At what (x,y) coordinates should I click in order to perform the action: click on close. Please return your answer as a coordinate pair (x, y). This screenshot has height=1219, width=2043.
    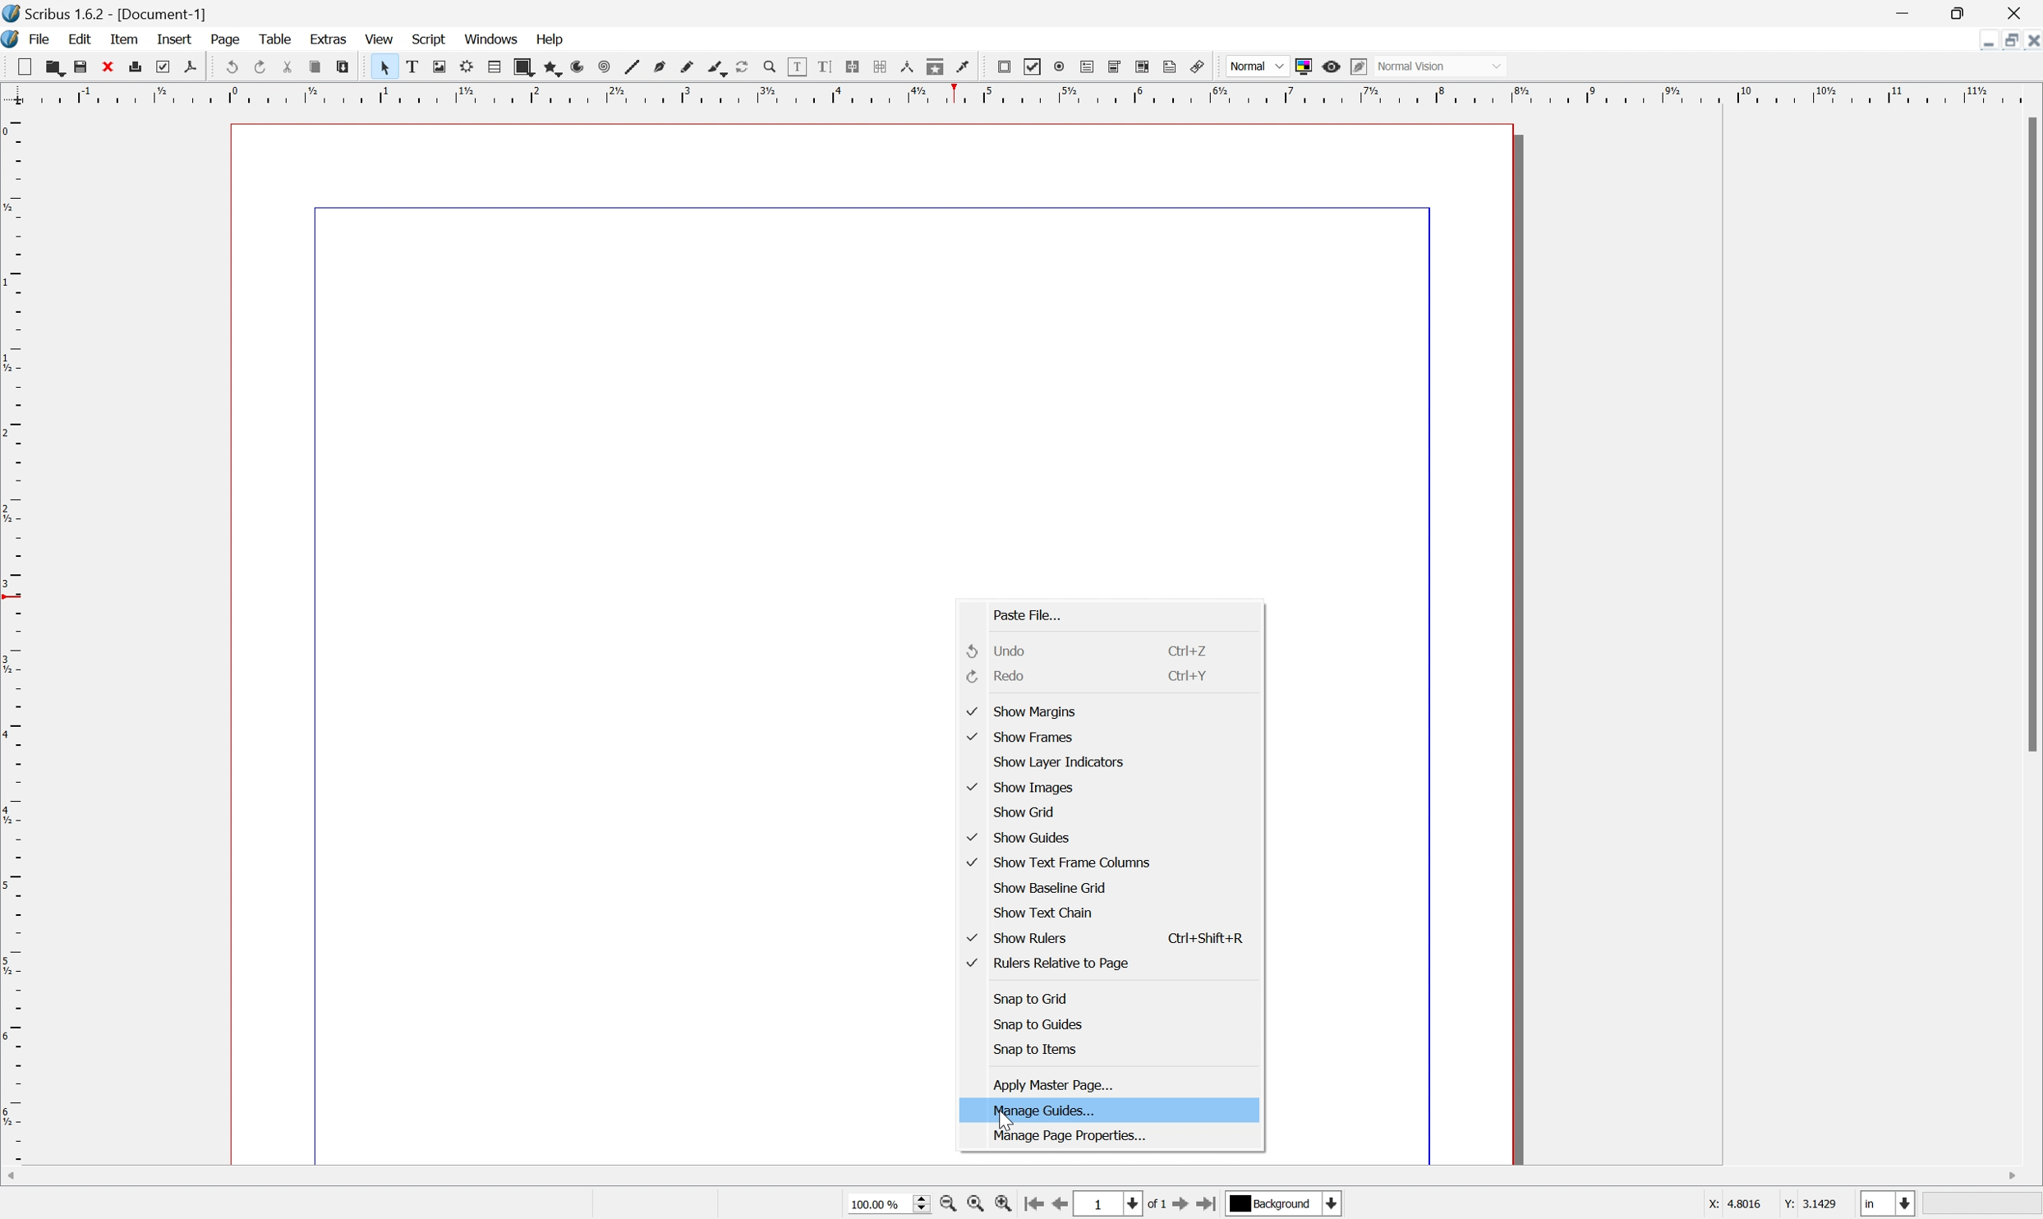
    Looking at the image, I should click on (2030, 41).